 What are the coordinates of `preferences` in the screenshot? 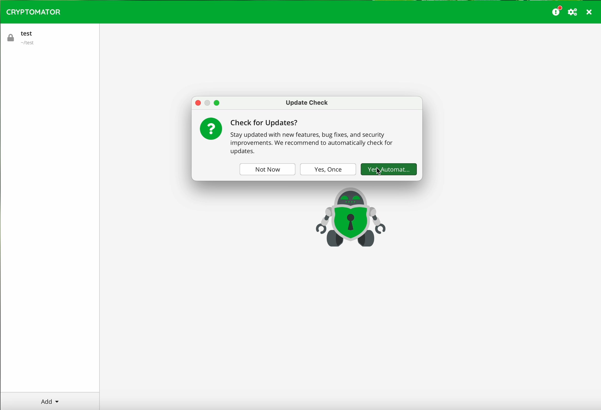 It's located at (573, 12).